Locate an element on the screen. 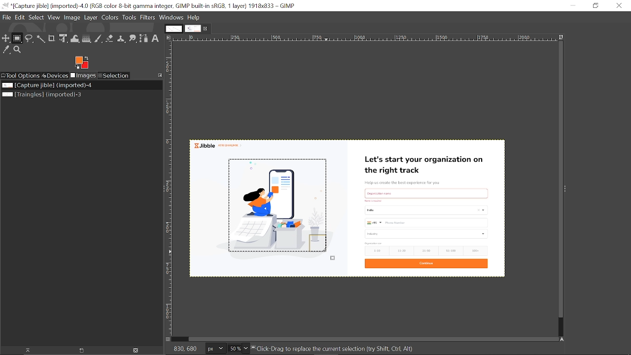  Move tool is located at coordinates (6, 38).